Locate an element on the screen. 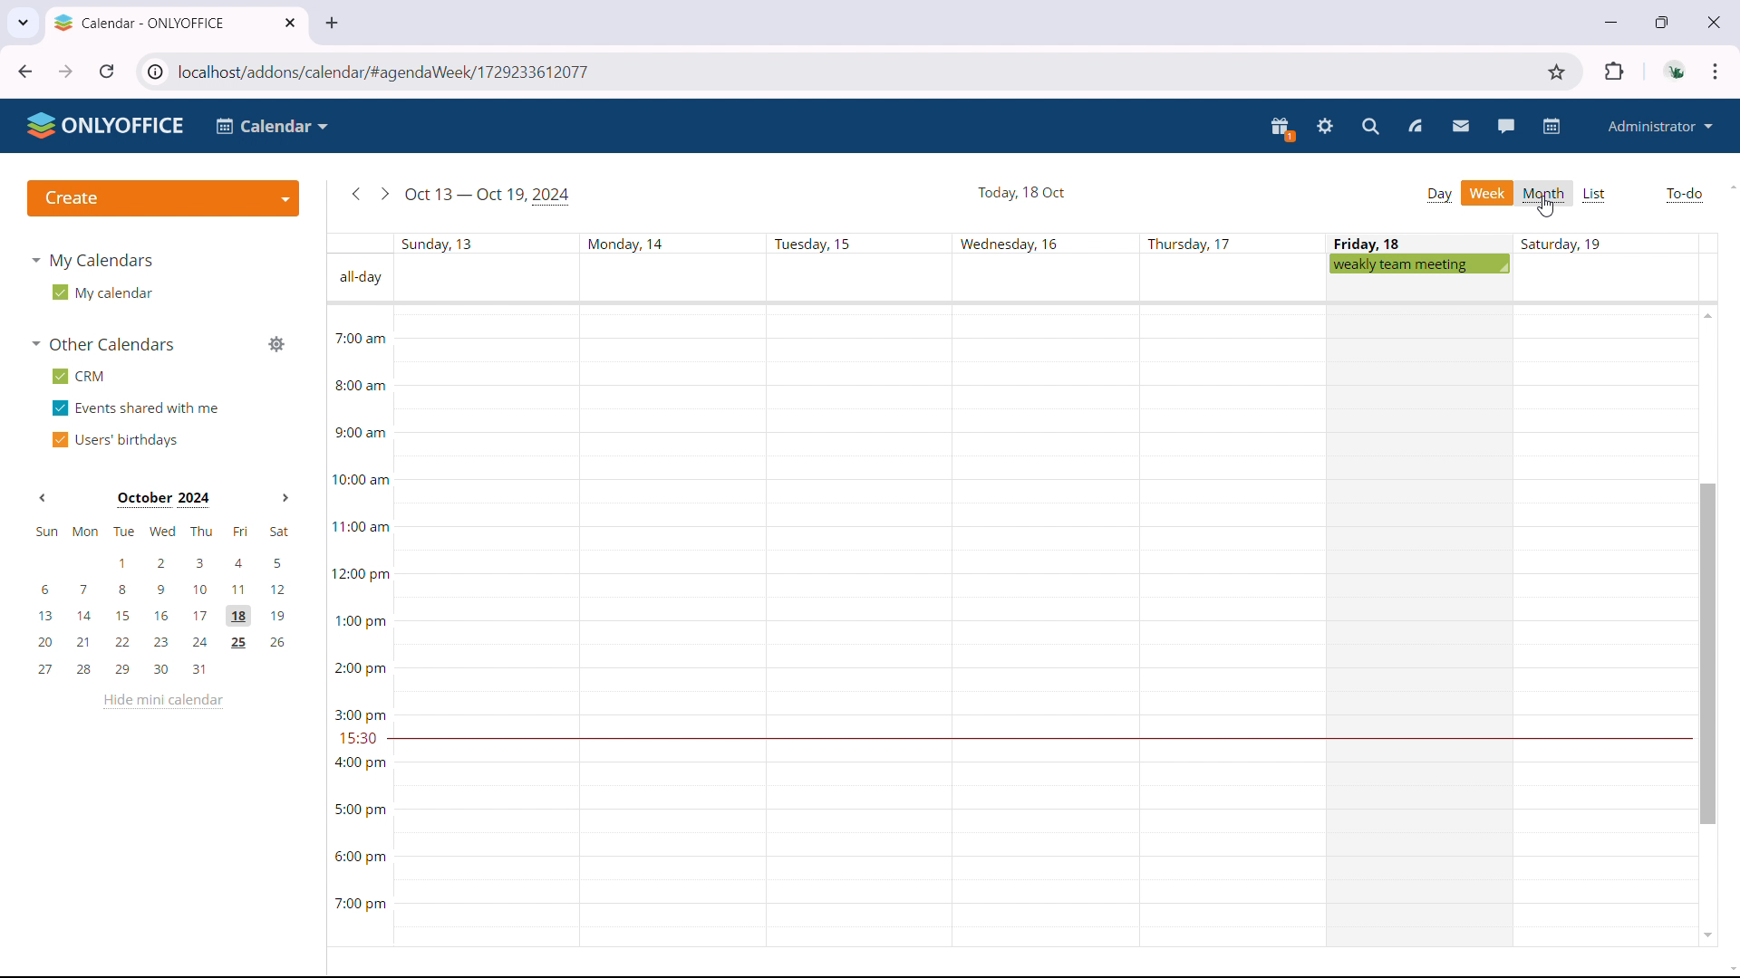 Image resolution: width=1740 pixels, height=978 pixels. scroll down in page is located at coordinates (1729, 971).